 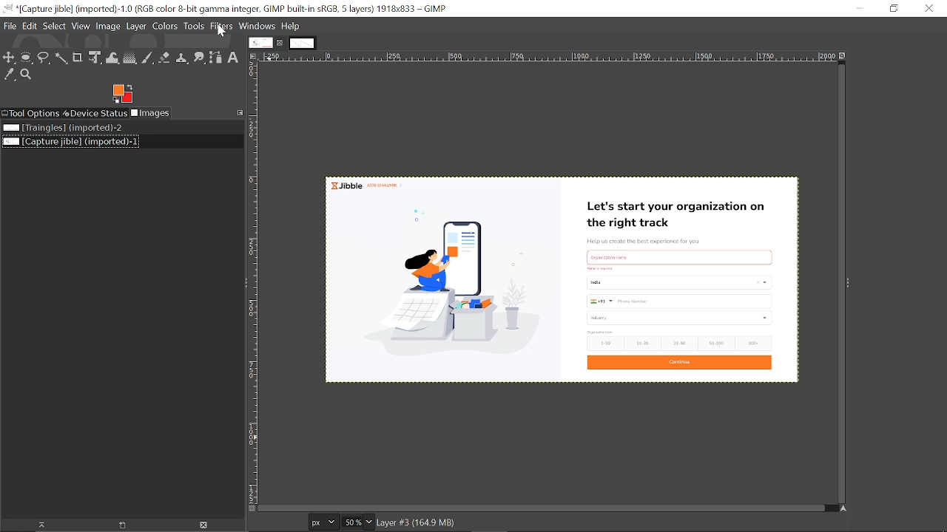 I want to click on Horizontal scrollbar, so click(x=545, y=509).